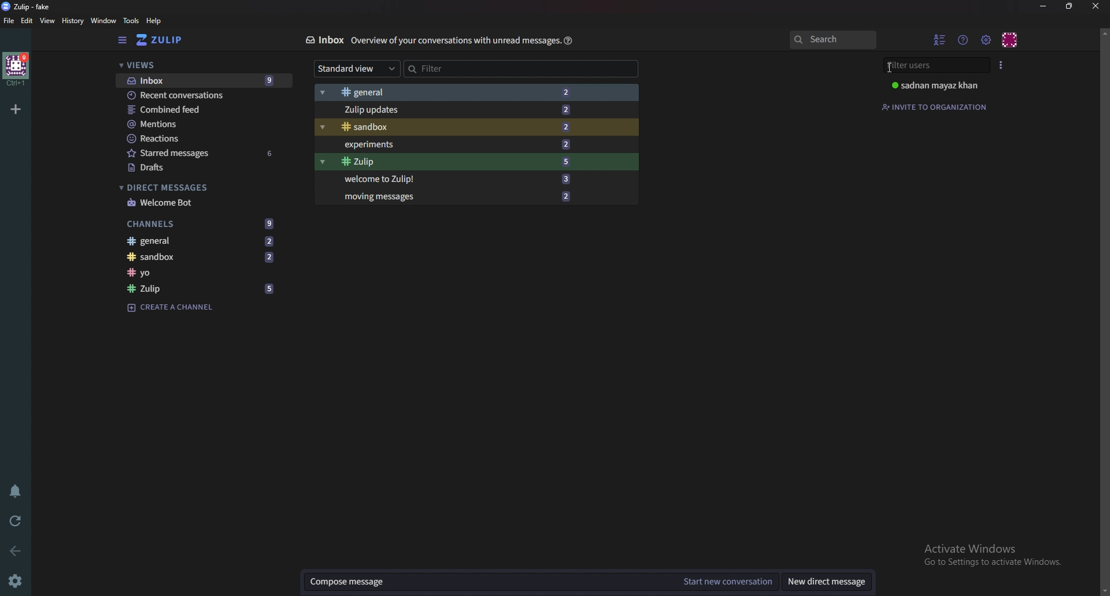 Image resolution: width=1110 pixels, height=596 pixels. I want to click on Inbox, so click(323, 42).